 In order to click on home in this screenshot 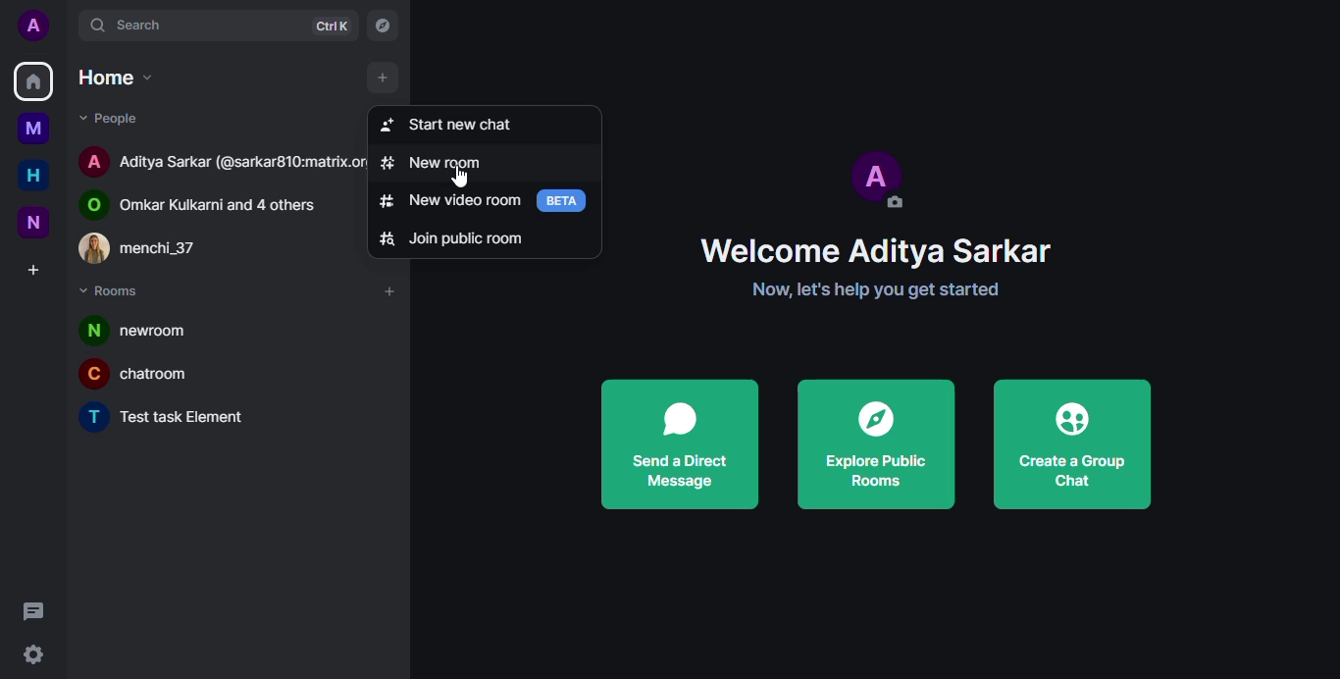, I will do `click(36, 175)`.